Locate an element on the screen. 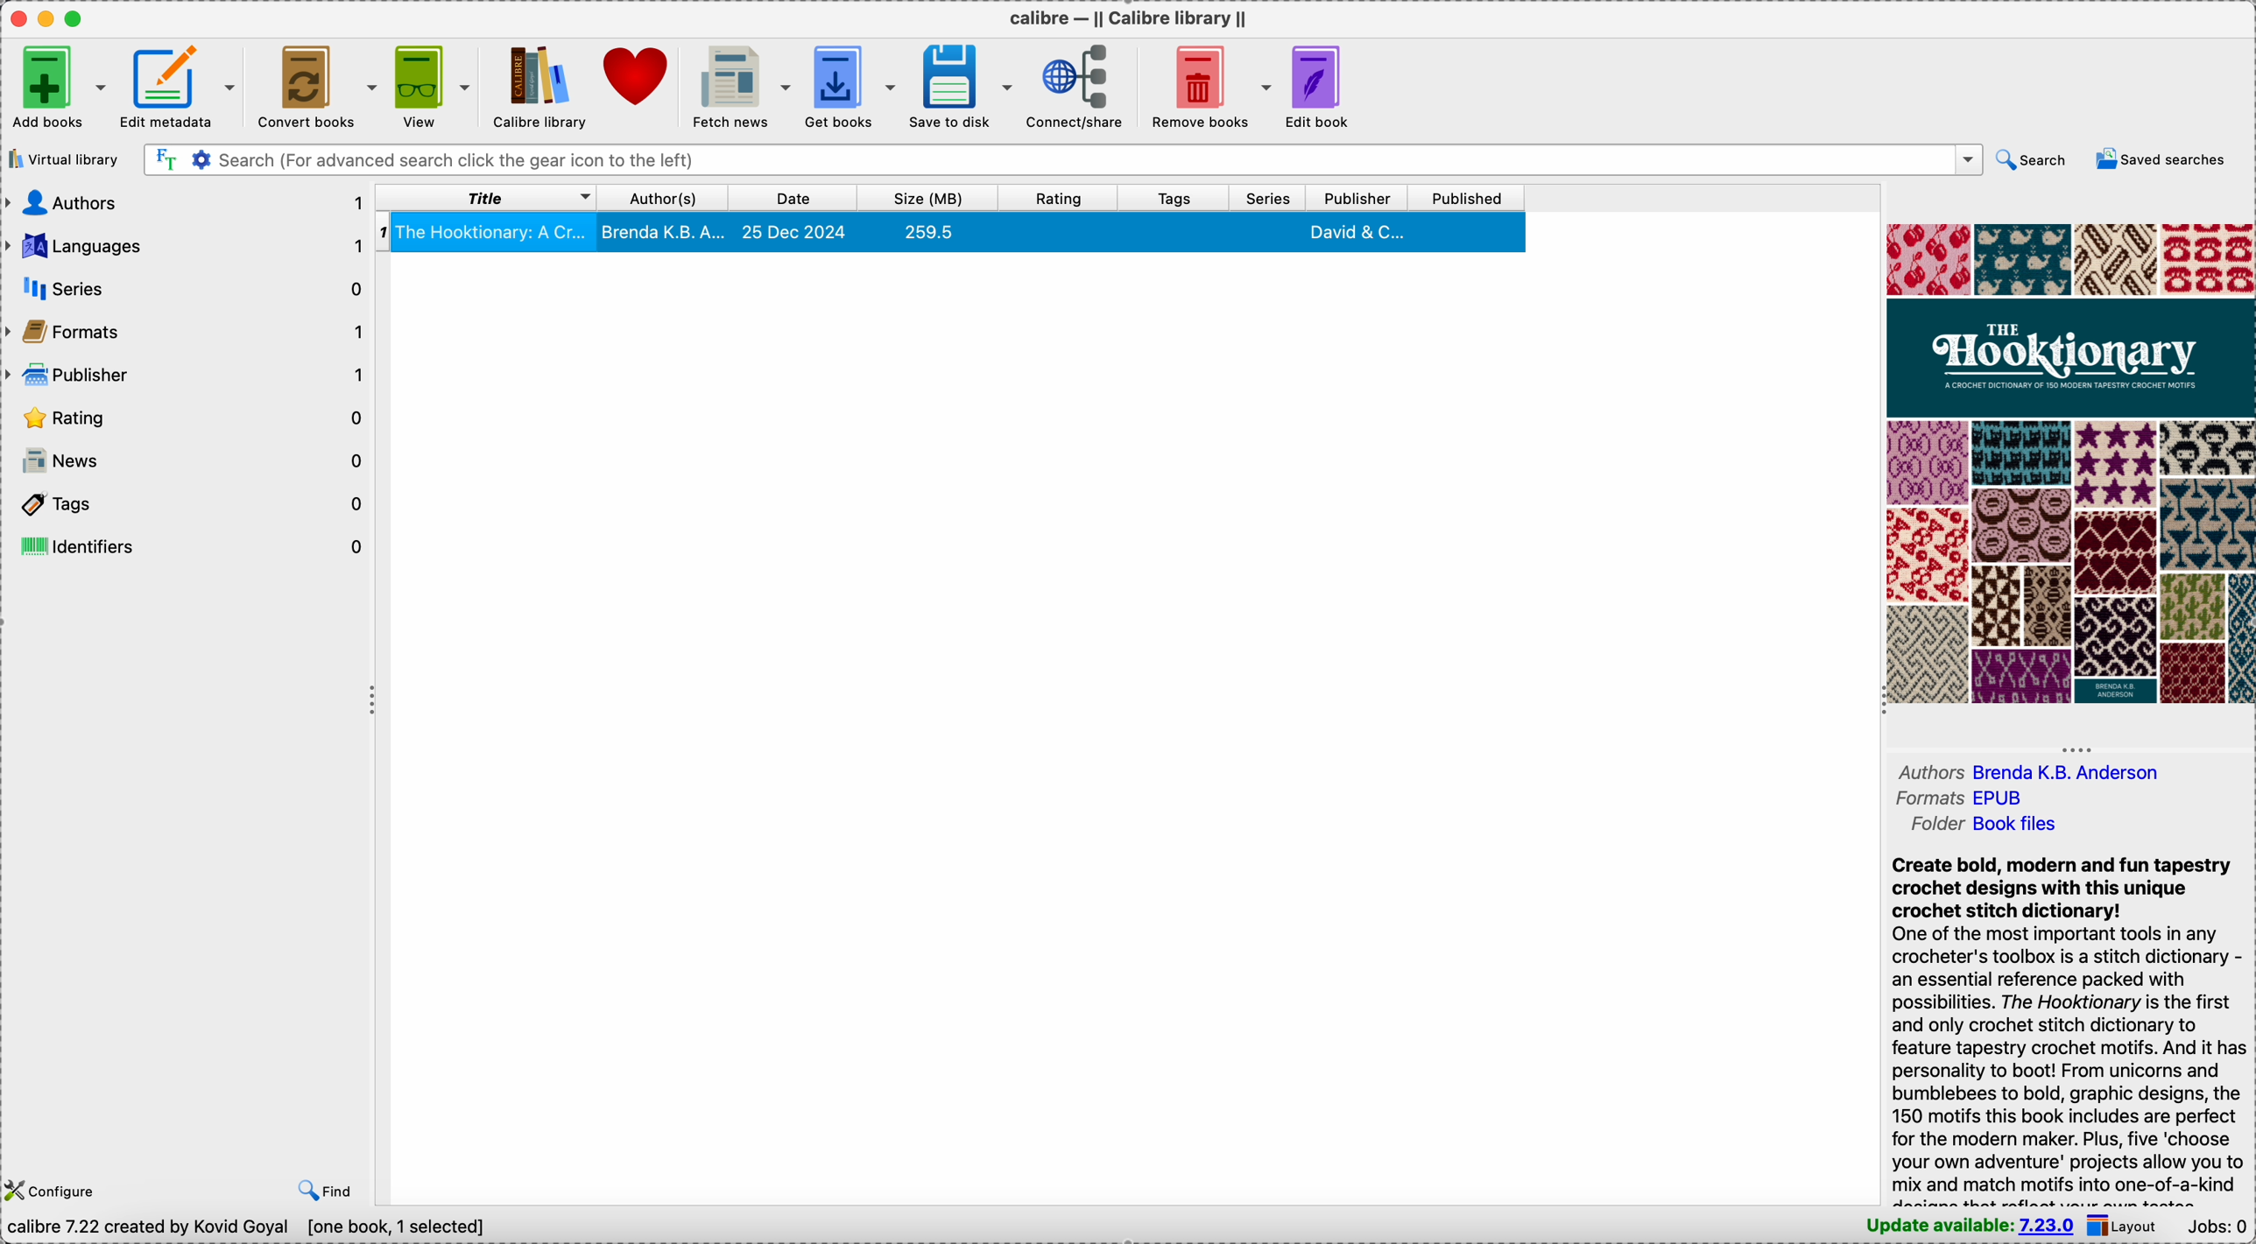 Image resolution: width=2256 pixels, height=1244 pixels. connect/share is located at coordinates (1080, 83).